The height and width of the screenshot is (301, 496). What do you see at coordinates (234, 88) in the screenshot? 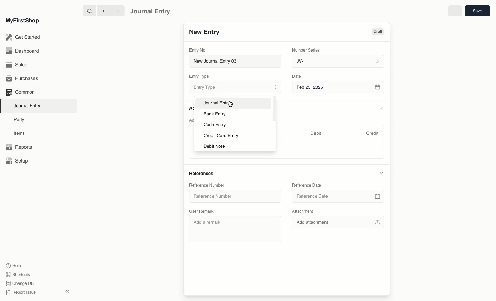
I see `Entry Type` at bounding box center [234, 88].